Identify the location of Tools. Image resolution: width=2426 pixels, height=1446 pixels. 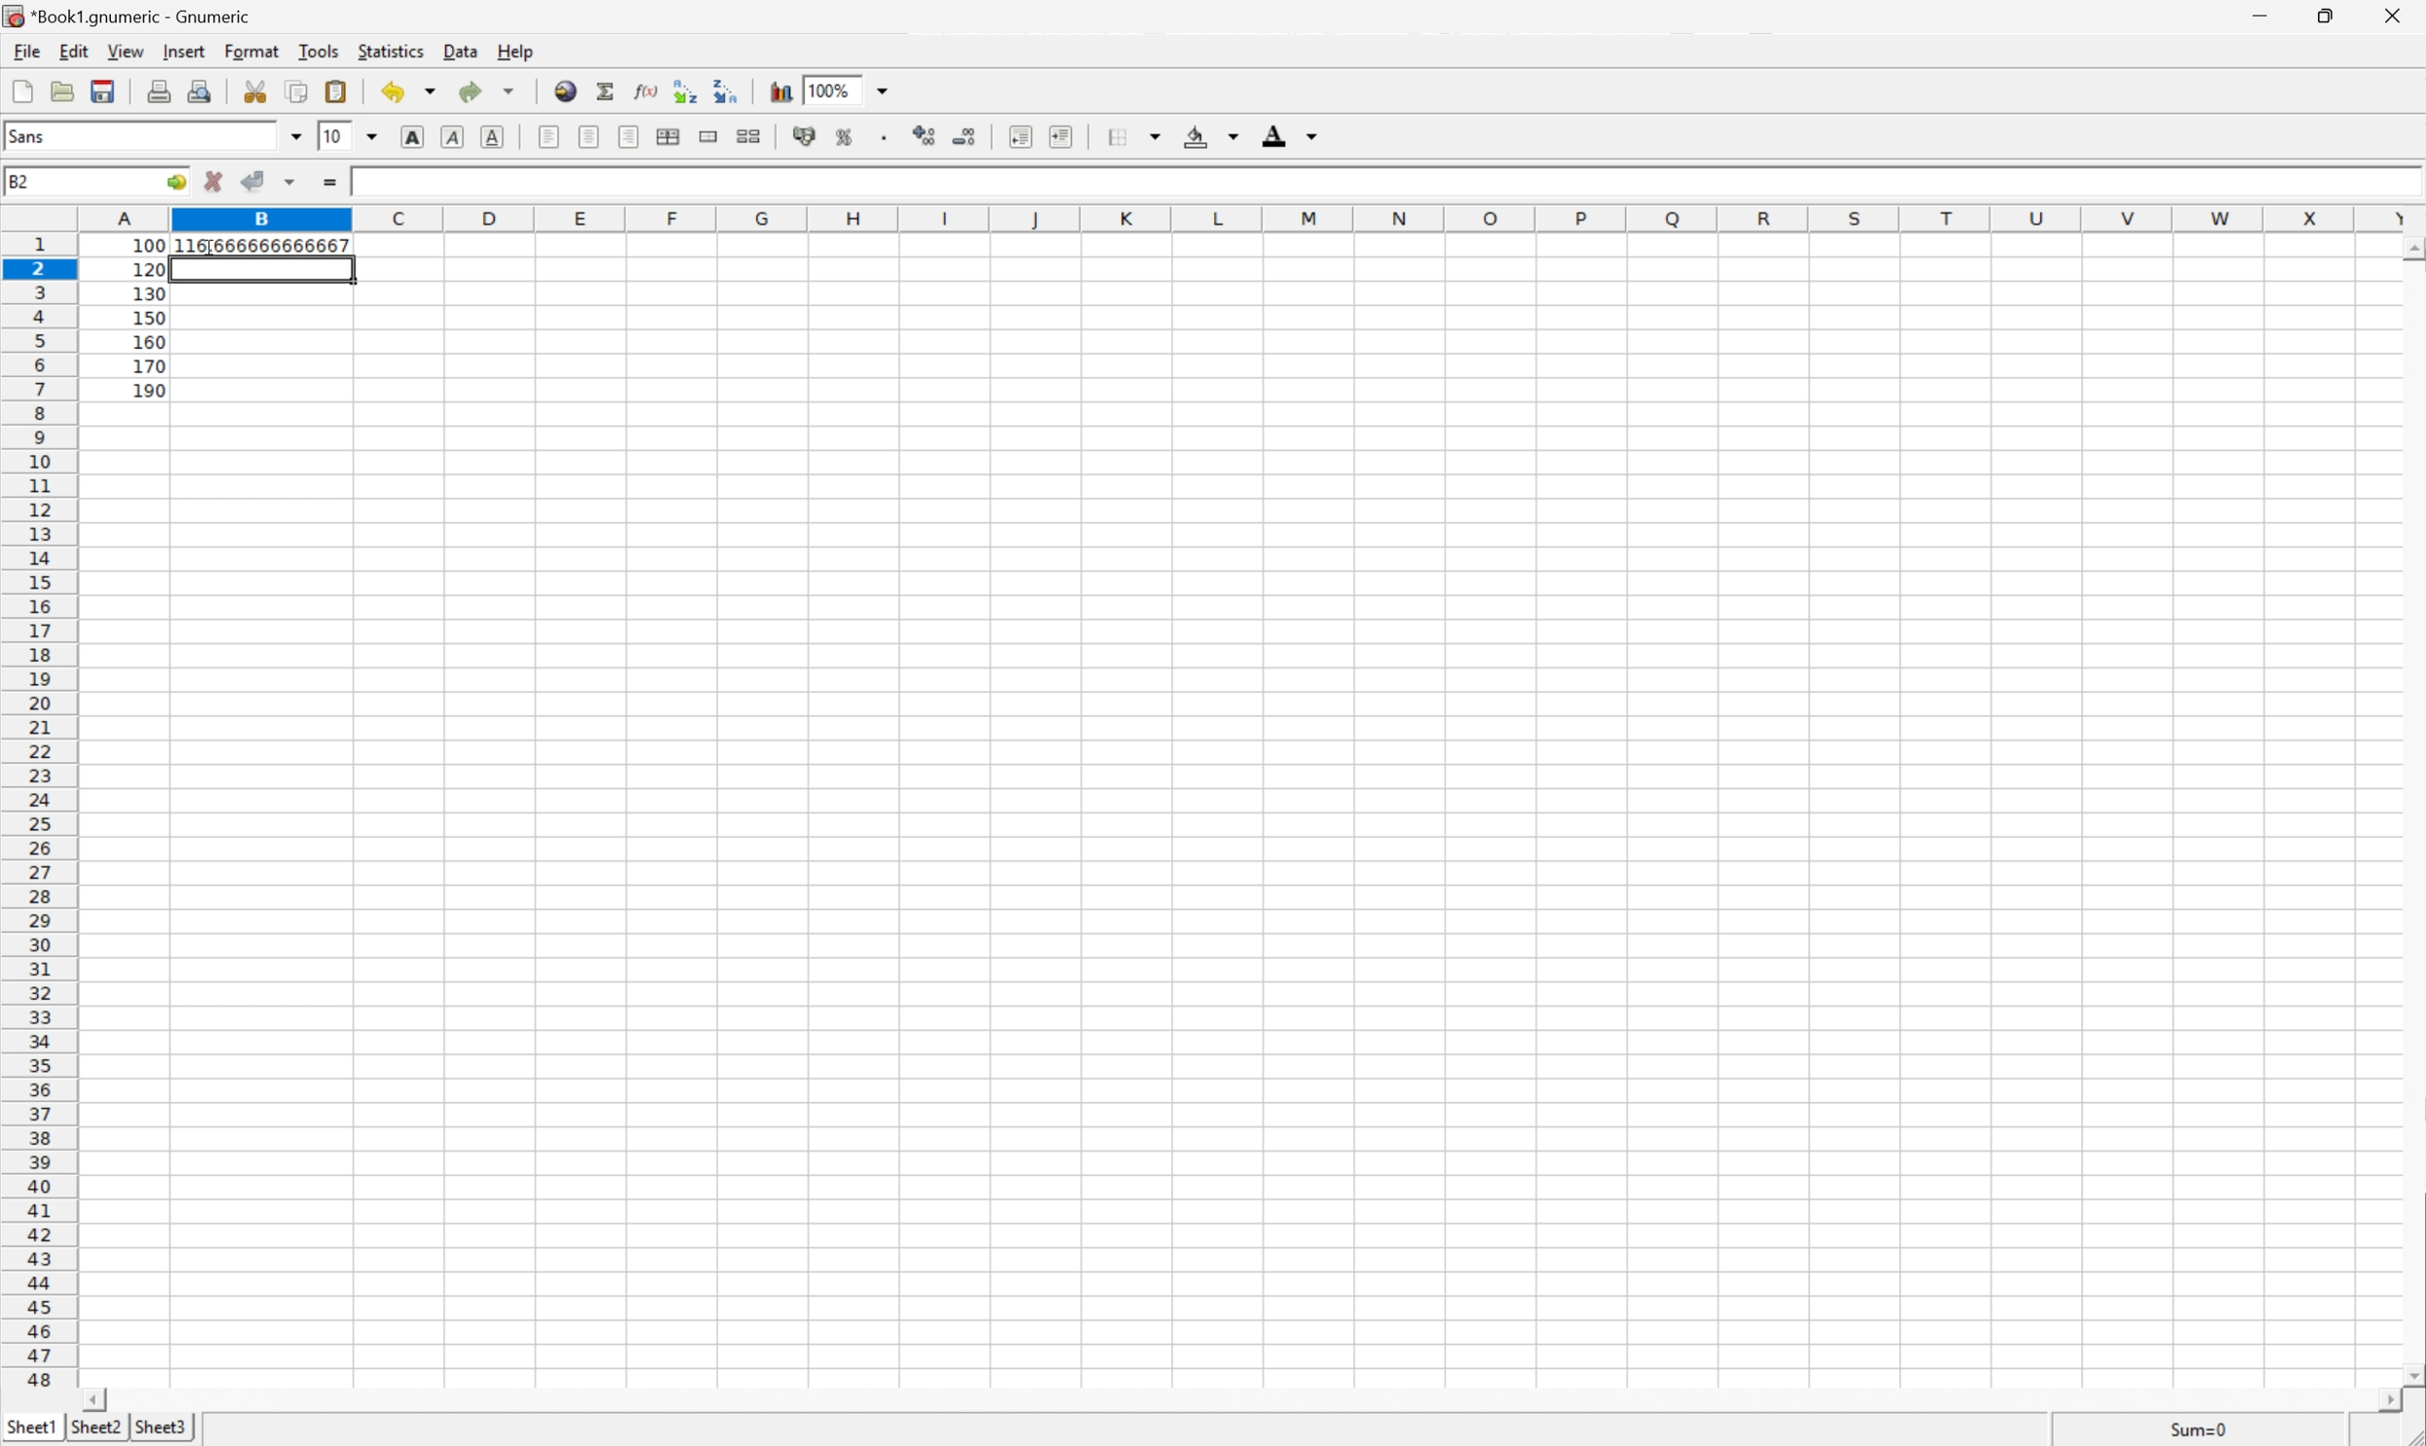
(323, 52).